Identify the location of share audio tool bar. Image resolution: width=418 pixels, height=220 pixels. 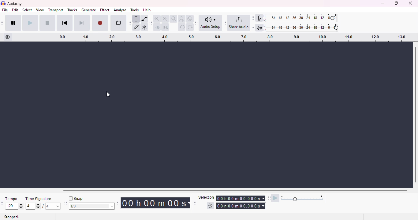
(224, 23).